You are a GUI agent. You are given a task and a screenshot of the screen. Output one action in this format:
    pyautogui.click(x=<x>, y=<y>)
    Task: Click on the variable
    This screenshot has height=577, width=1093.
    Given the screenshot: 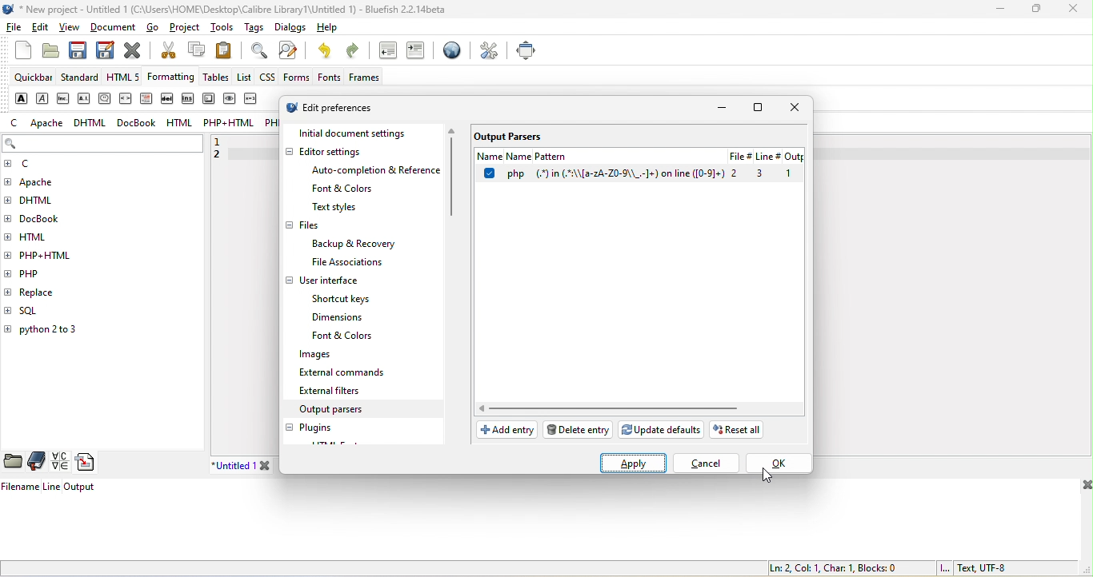 What is the action you would take?
    pyautogui.click(x=253, y=99)
    